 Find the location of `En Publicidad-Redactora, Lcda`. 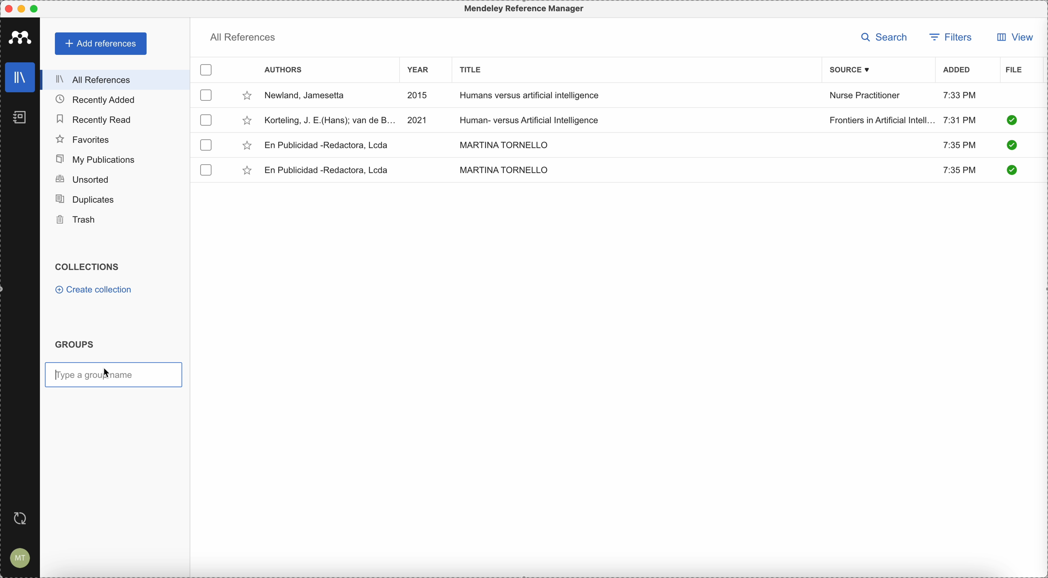

En Publicidad-Redactora, Lcda is located at coordinates (327, 145).